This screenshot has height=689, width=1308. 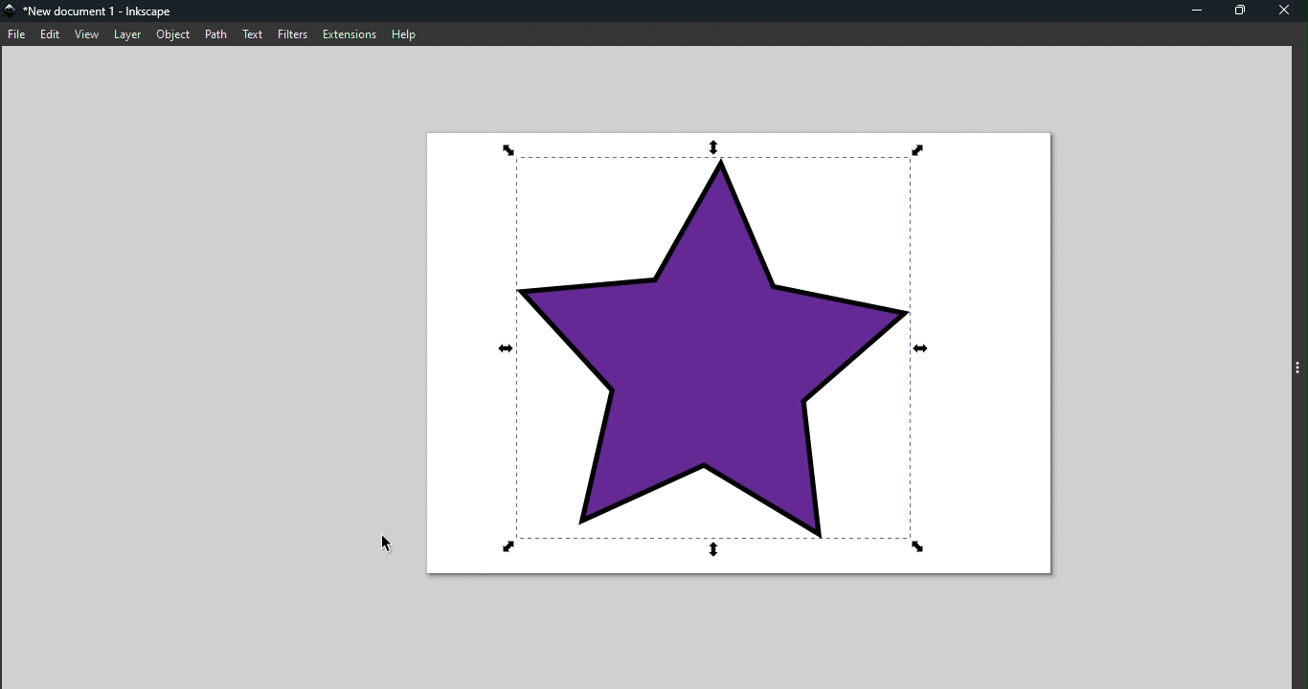 What do you see at coordinates (252, 34) in the screenshot?
I see `Text` at bounding box center [252, 34].